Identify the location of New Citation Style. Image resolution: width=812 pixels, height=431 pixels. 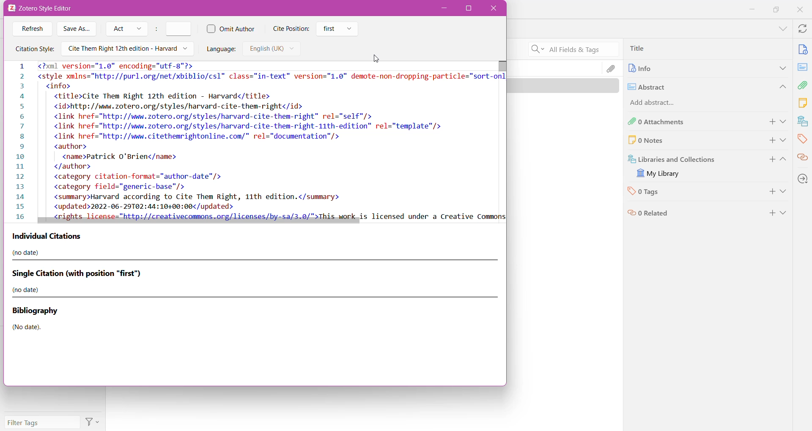
(127, 49).